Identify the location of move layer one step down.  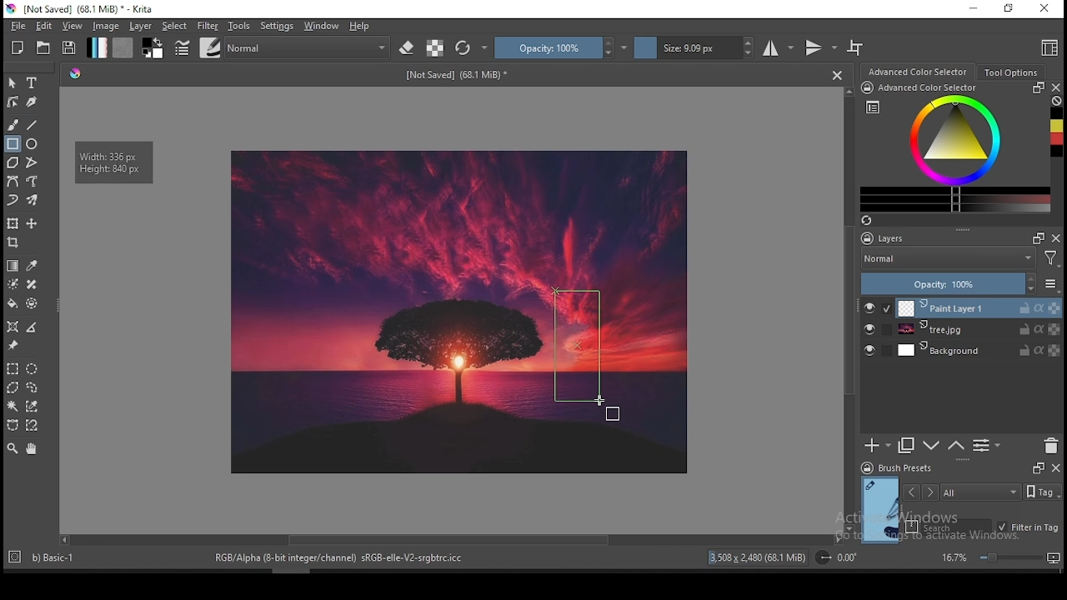
(930, 446).